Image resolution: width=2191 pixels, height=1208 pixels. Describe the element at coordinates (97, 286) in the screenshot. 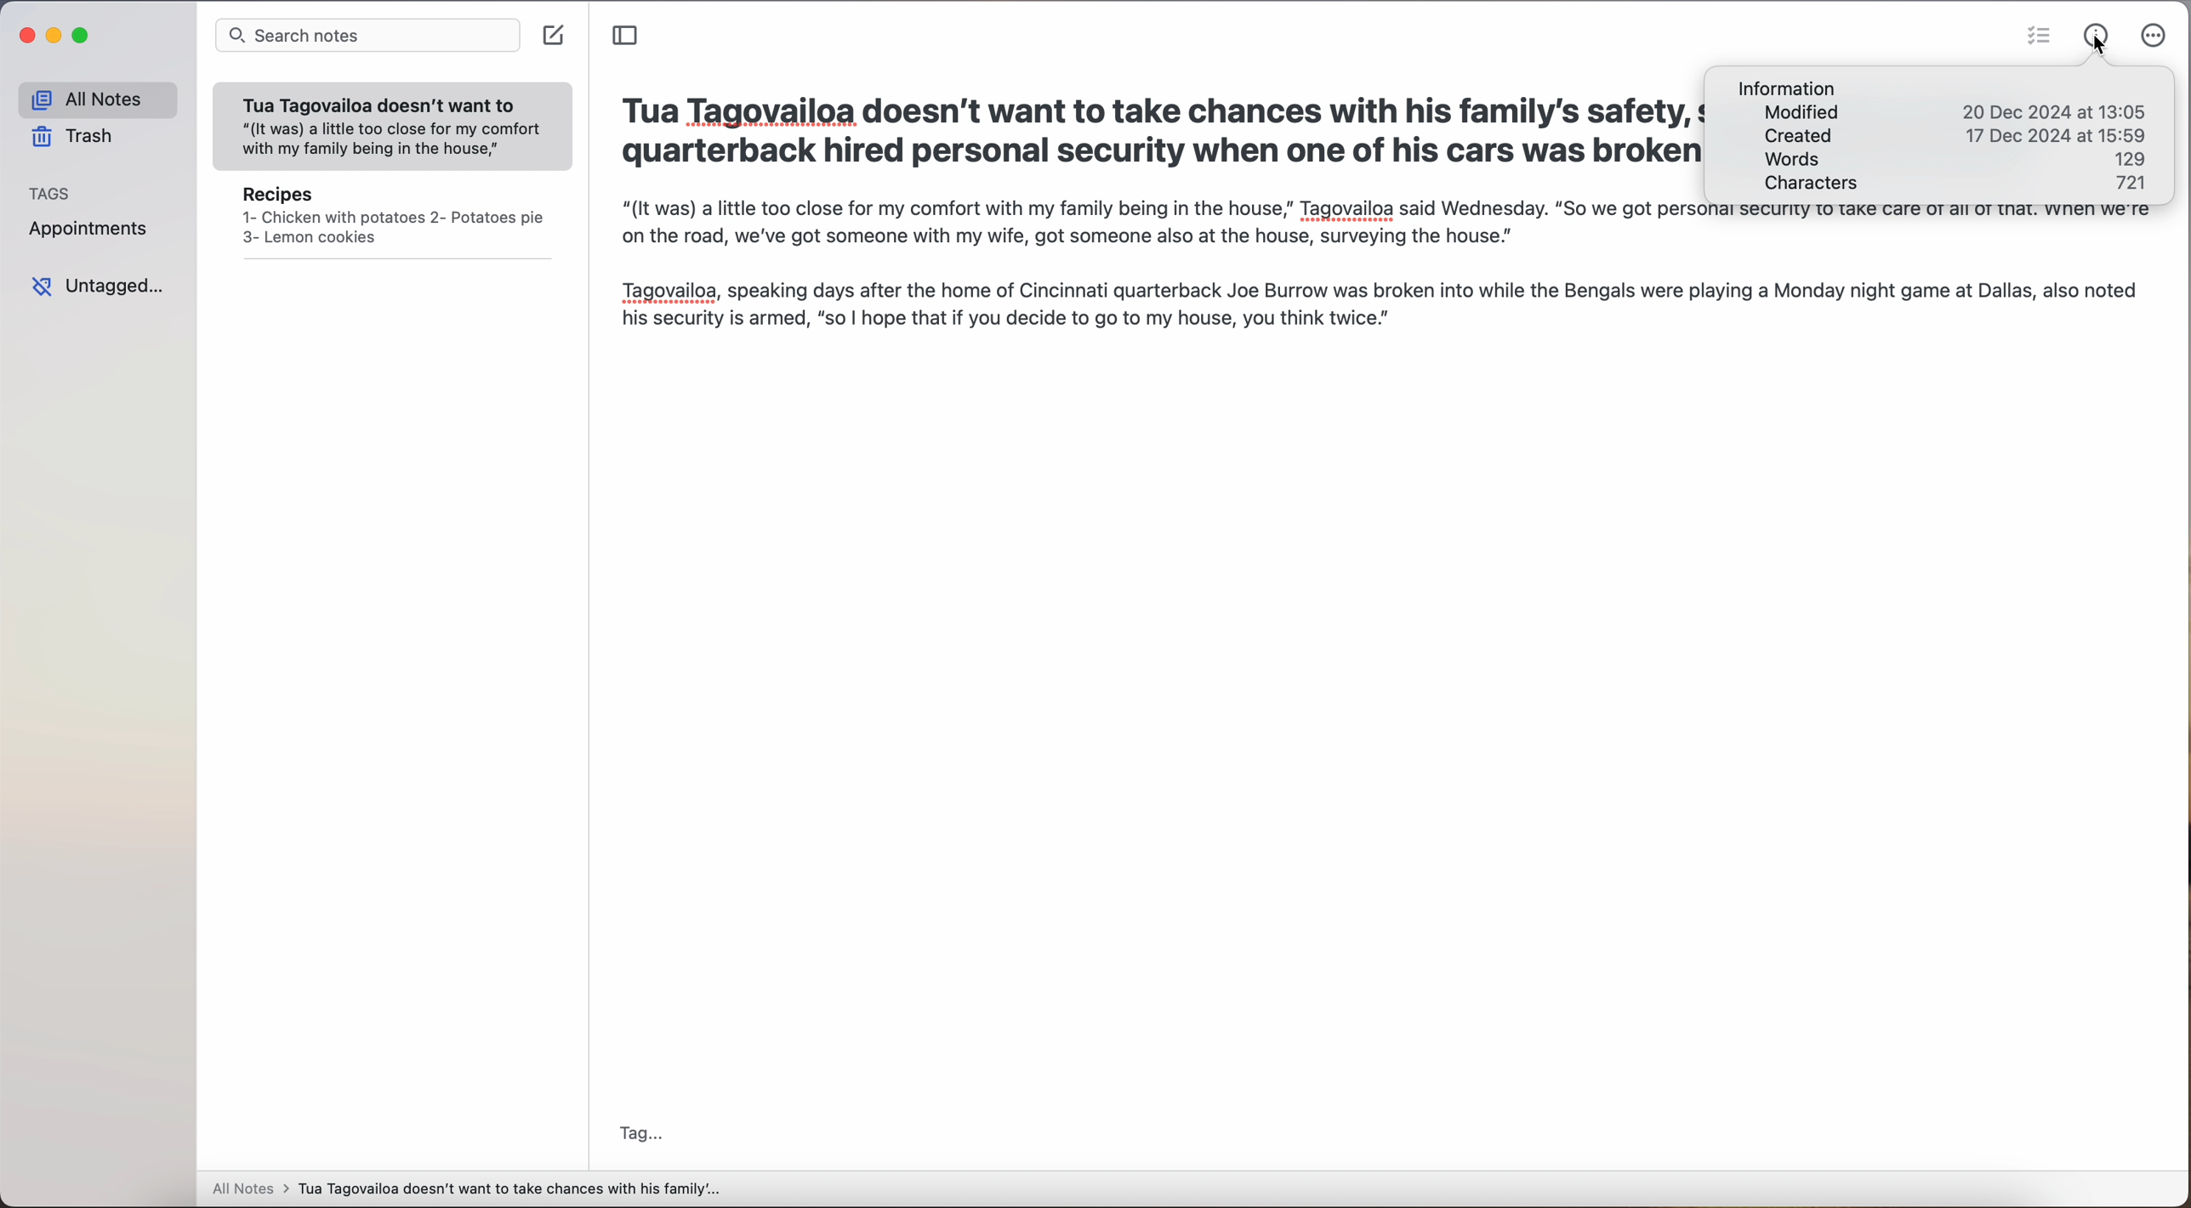

I see `untagged` at that location.